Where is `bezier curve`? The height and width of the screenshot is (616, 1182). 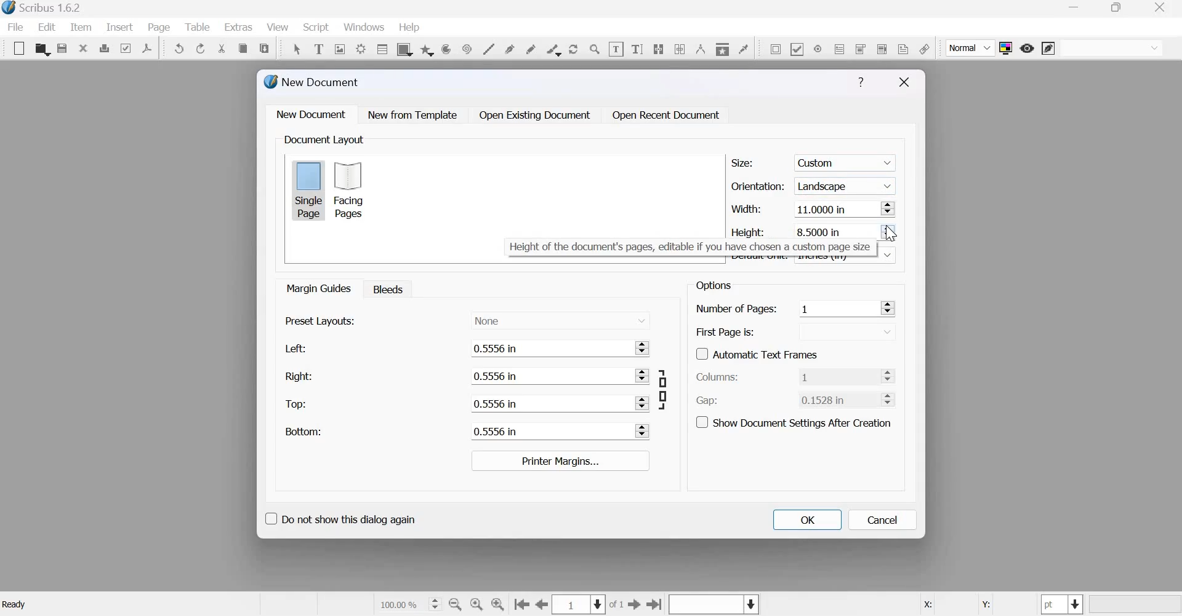
bezier curve is located at coordinates (511, 48).